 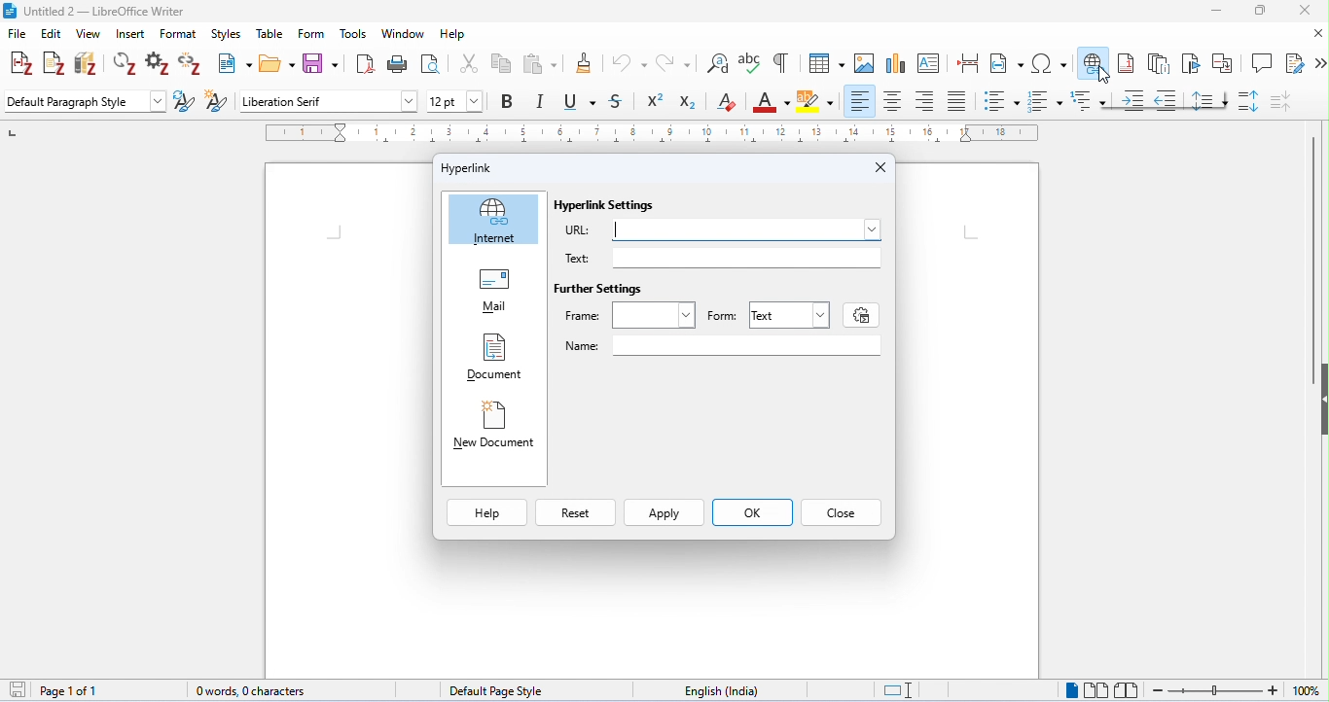 I want to click on undo, so click(x=629, y=63).